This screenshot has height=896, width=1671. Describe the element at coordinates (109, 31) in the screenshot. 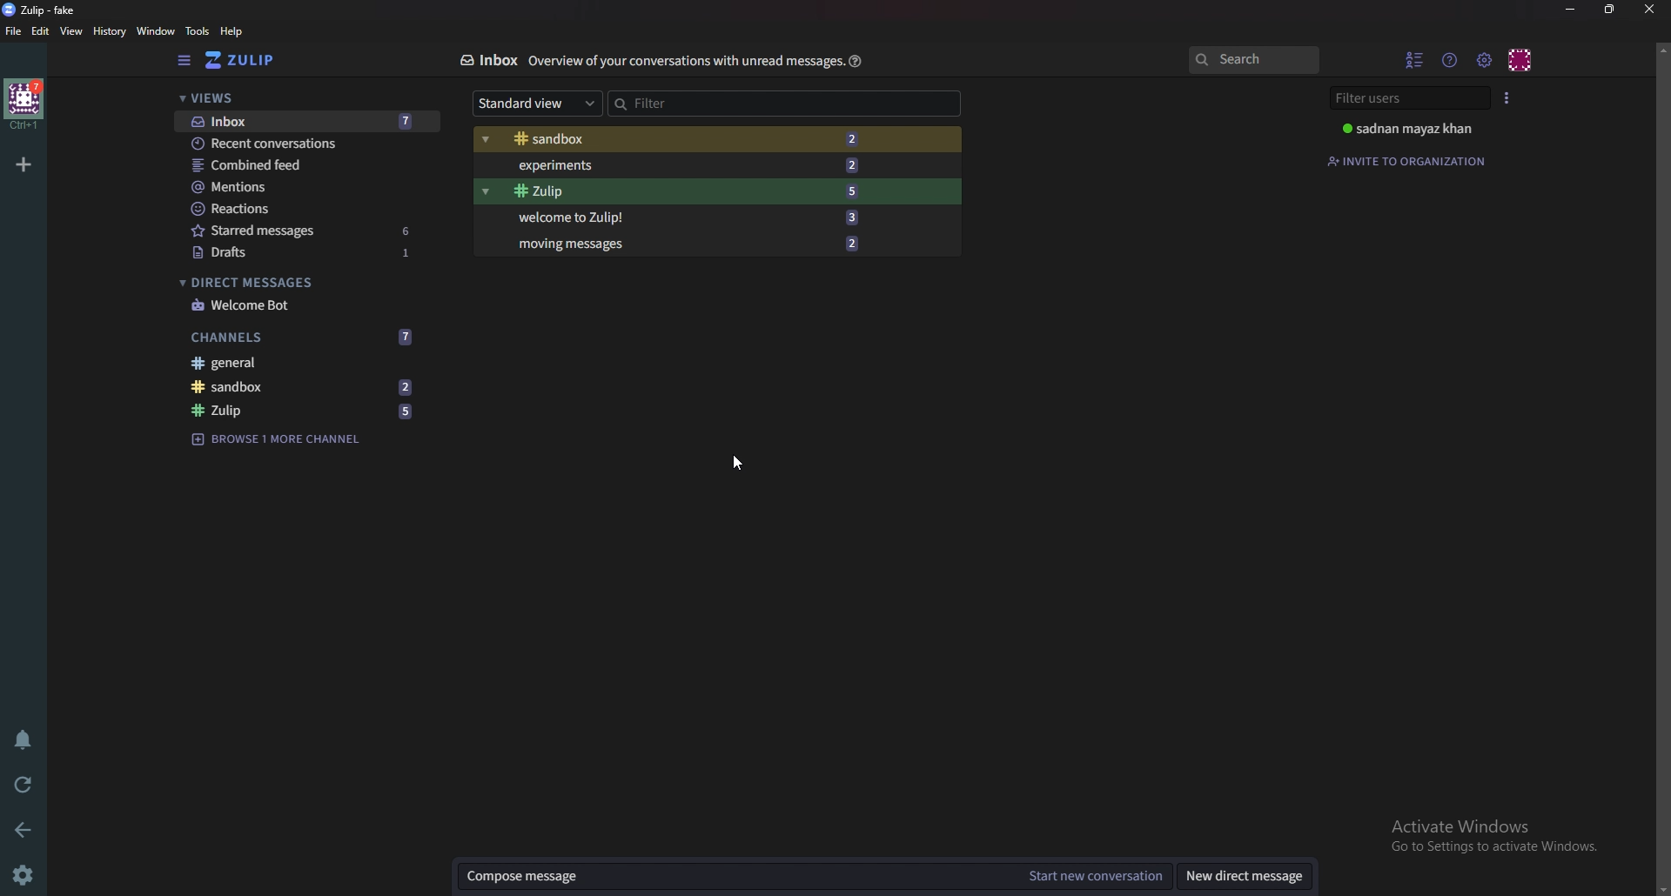

I see `History` at that location.